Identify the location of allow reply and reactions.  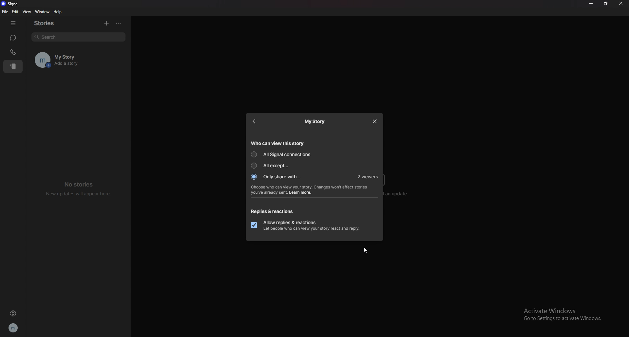
(308, 225).